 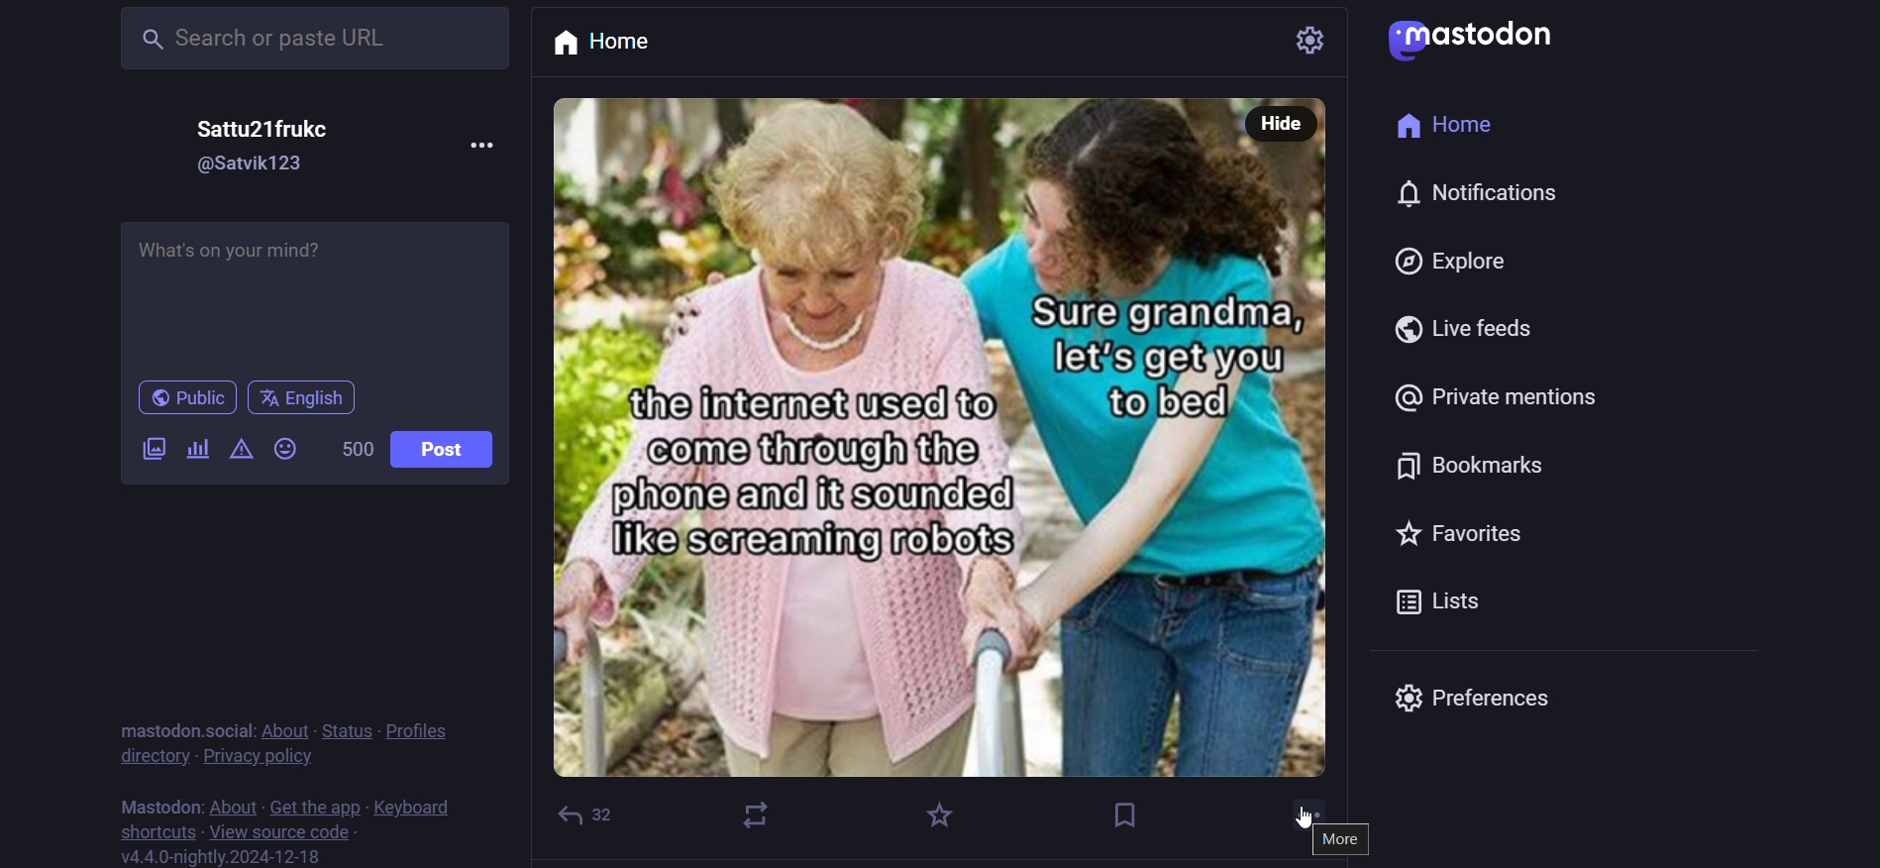 I want to click on preferences, so click(x=1487, y=693).